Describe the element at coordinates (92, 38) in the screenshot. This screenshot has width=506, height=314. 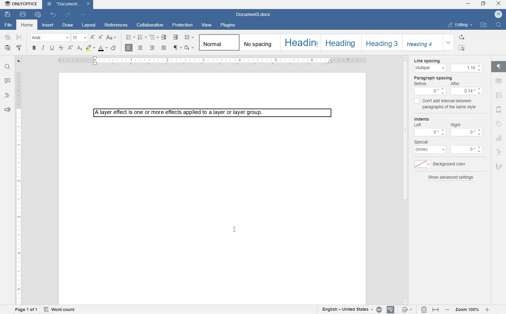
I see `INCREMENT FONT SIZE` at that location.